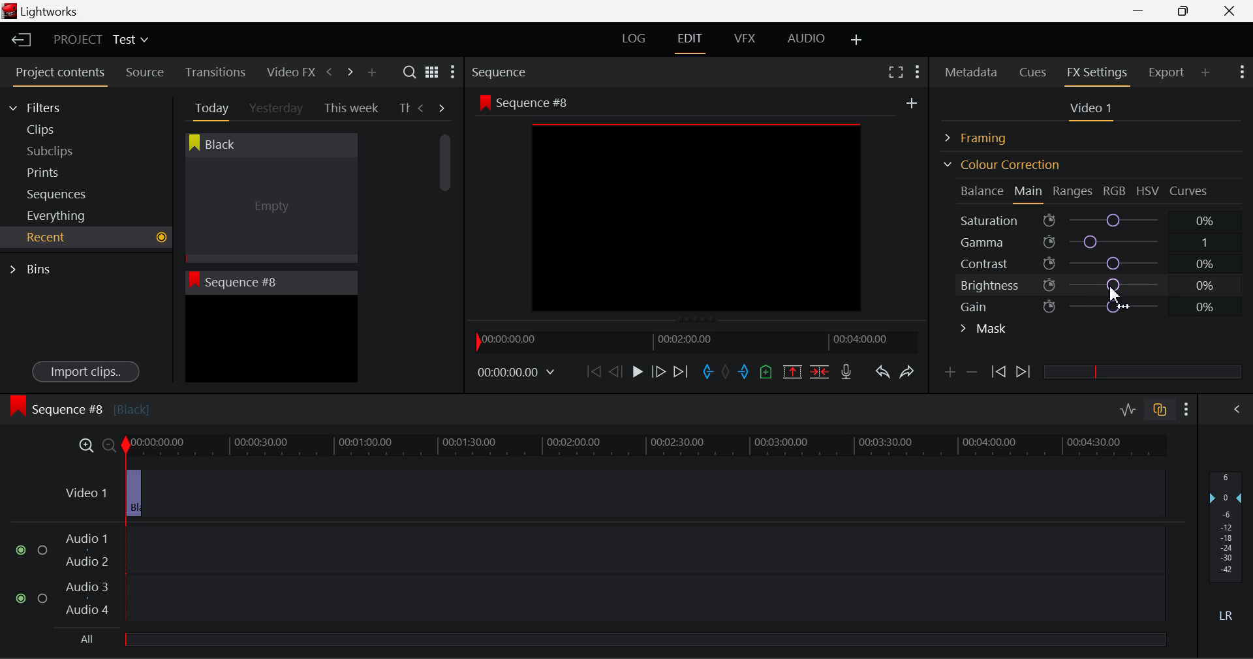 The image size is (1253, 659). Describe the element at coordinates (350, 108) in the screenshot. I see `This week Tab` at that location.